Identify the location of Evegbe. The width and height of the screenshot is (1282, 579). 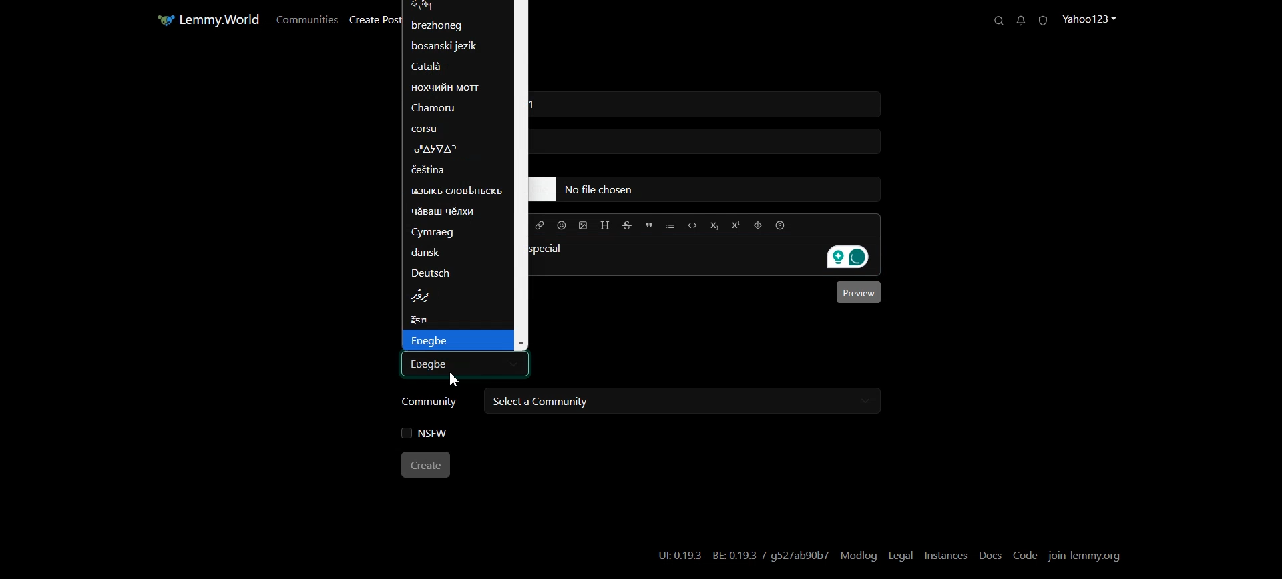
(457, 340).